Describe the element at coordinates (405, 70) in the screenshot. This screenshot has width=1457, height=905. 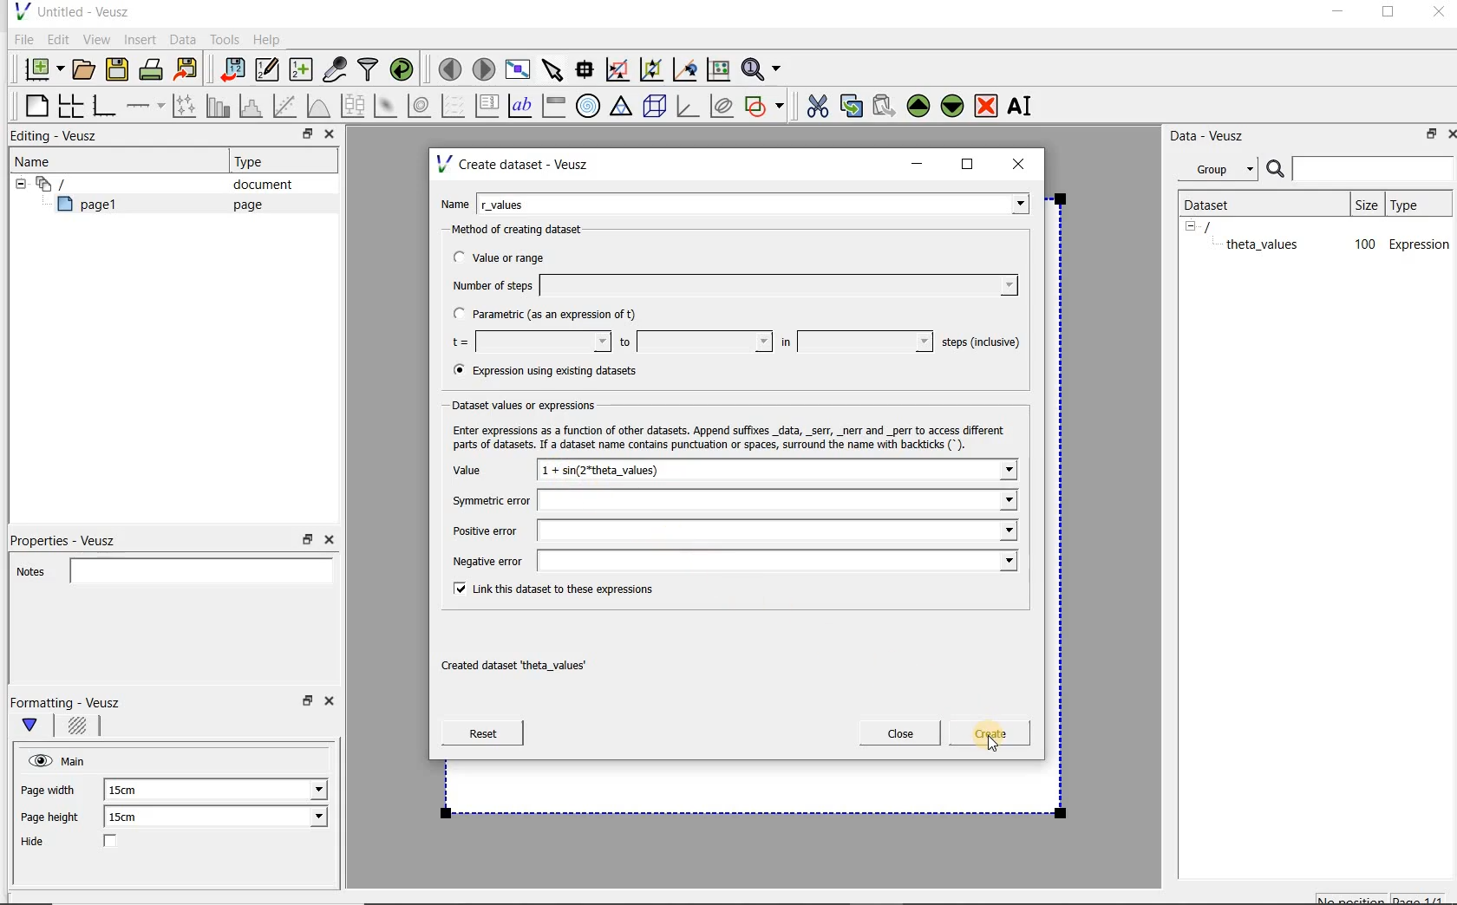
I see `reload linked datasets` at that location.